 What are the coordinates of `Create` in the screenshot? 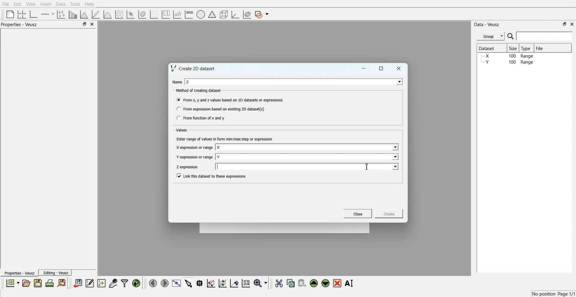 It's located at (389, 213).